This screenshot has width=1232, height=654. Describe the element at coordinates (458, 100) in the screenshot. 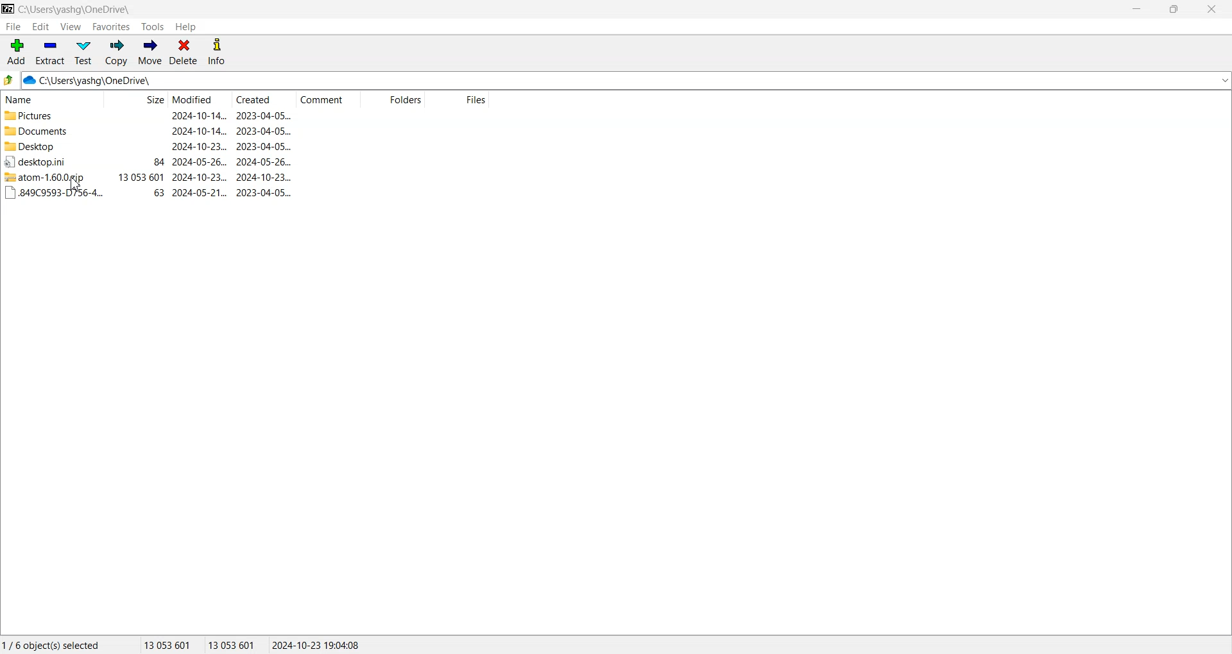

I see `Files` at that location.